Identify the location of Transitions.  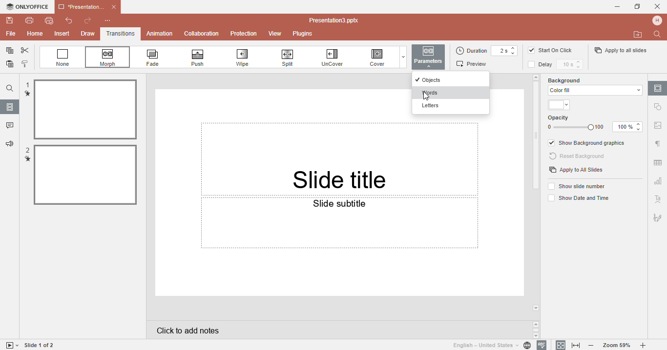
(121, 34).